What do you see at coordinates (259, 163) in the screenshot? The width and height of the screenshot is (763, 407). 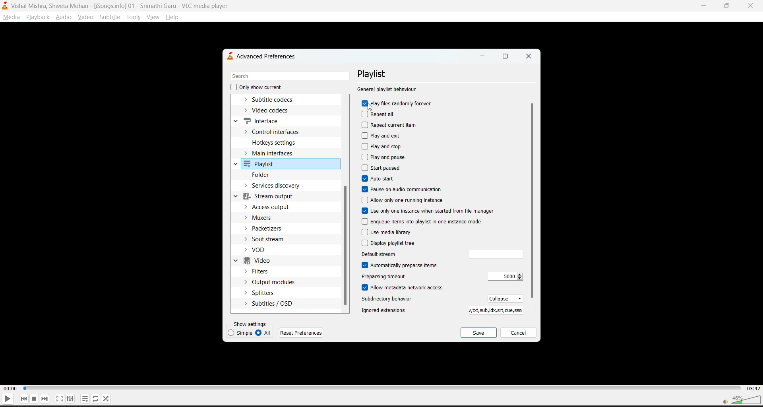 I see `playlist` at bounding box center [259, 163].